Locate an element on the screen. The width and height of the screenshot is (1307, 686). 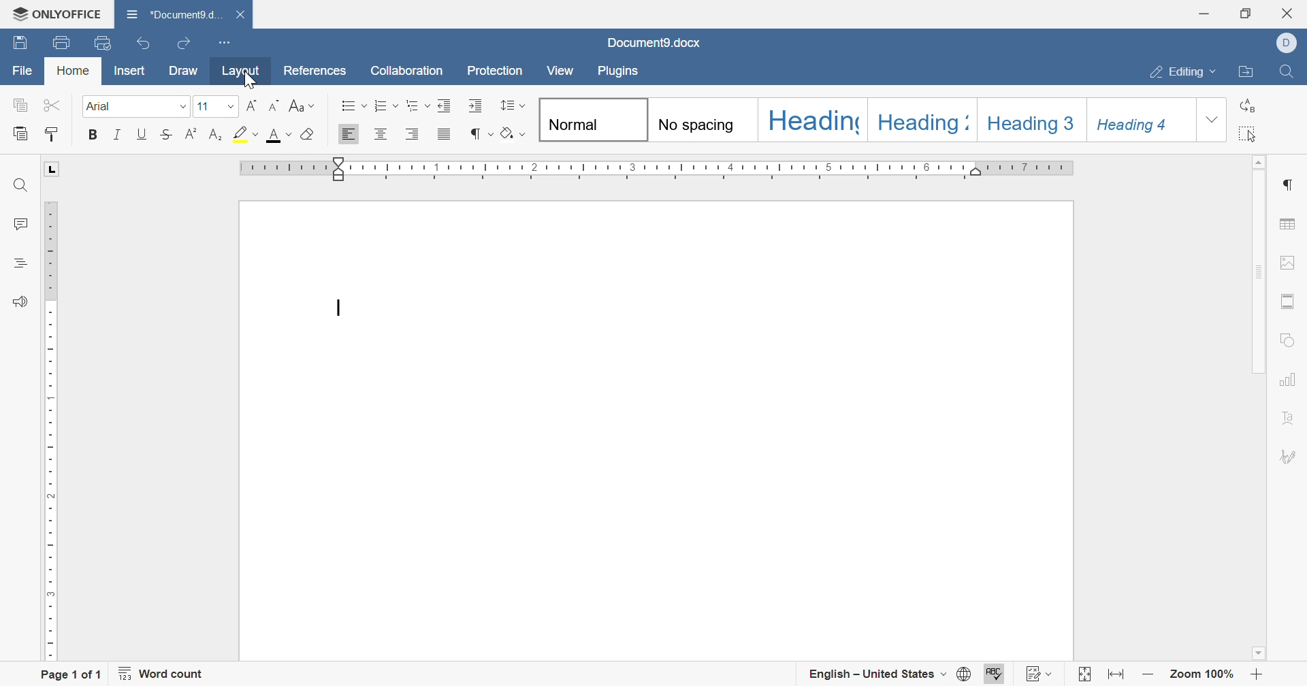
close is located at coordinates (247, 16).